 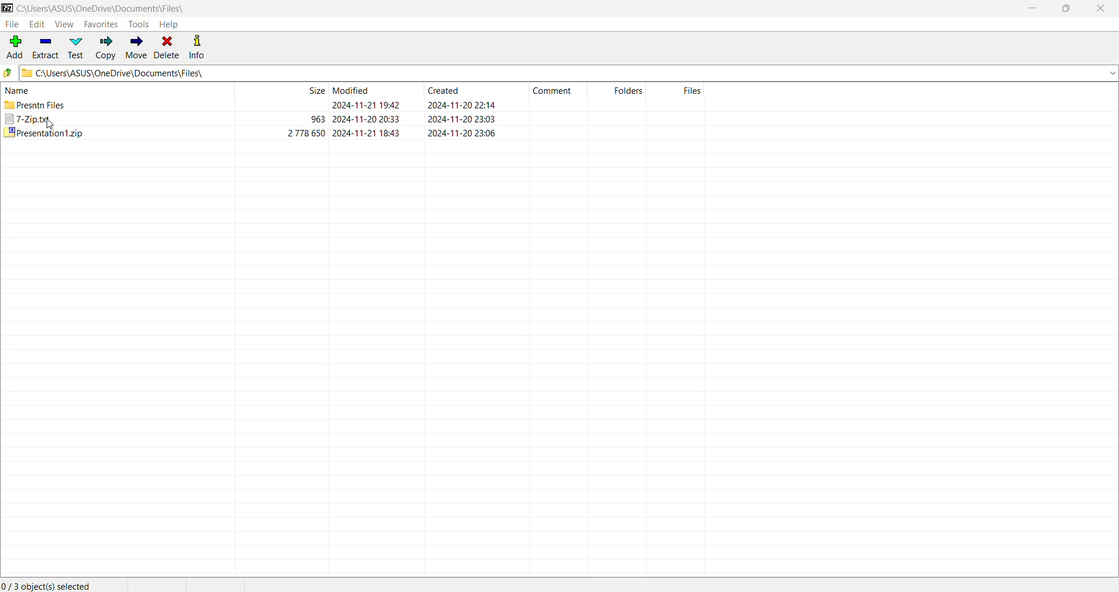 What do you see at coordinates (351, 90) in the screenshot?
I see `modified` at bounding box center [351, 90].